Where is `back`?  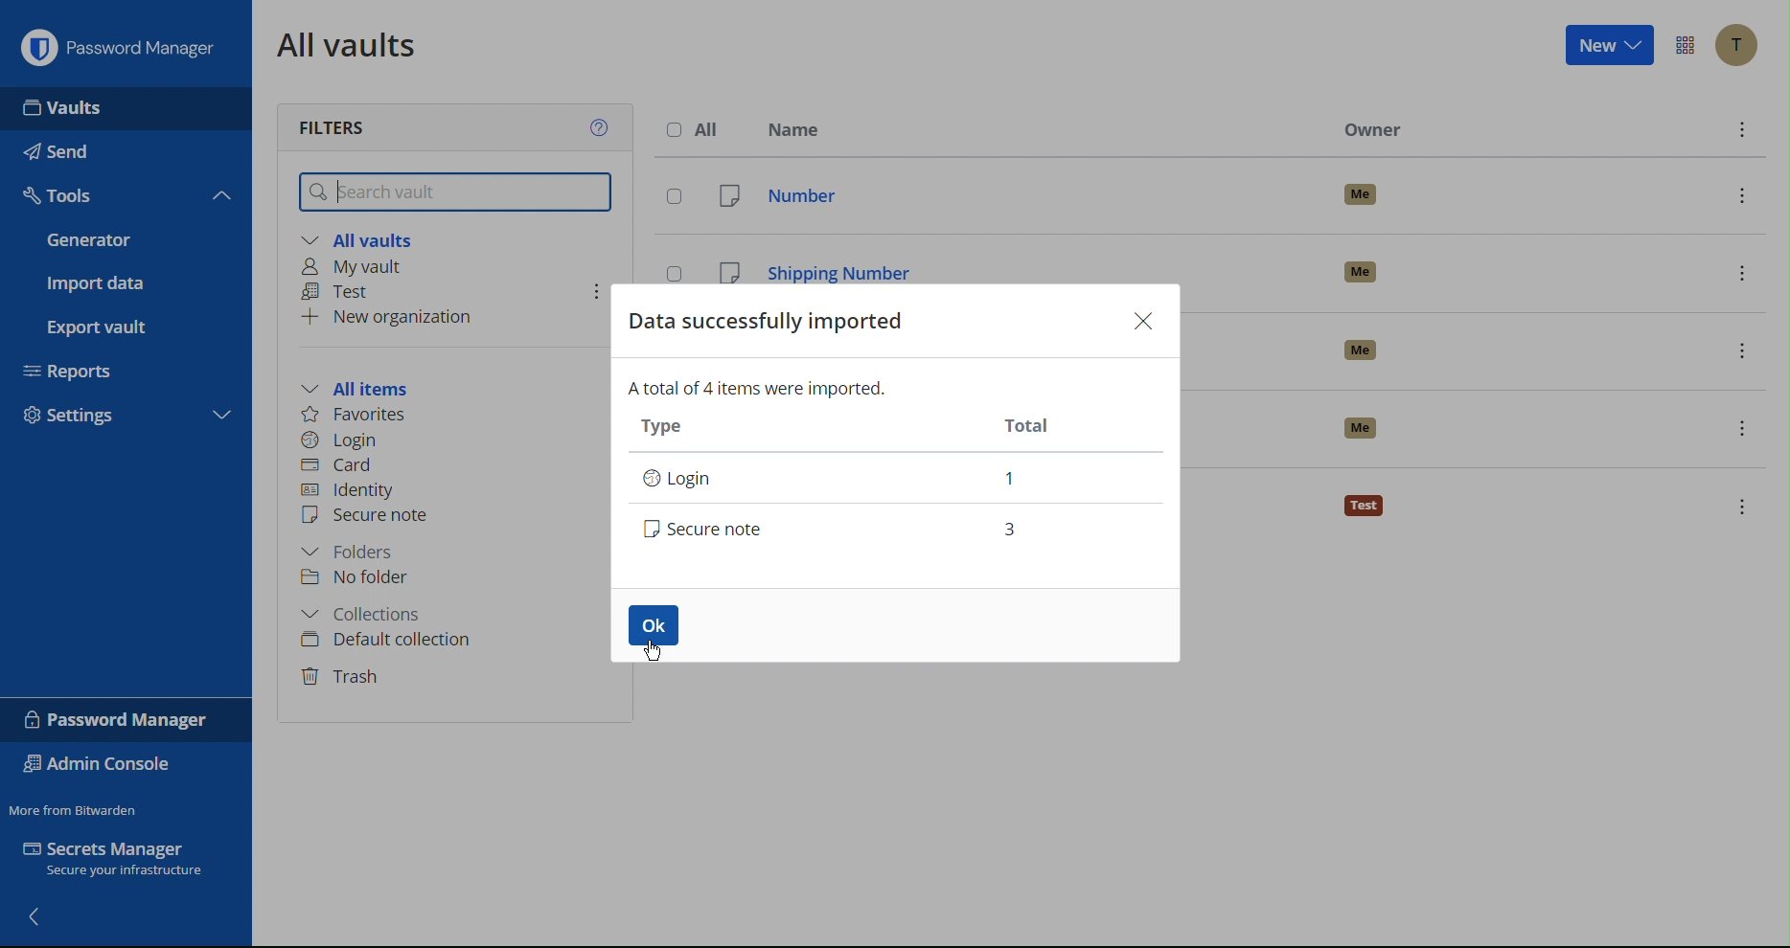 back is located at coordinates (35, 918).